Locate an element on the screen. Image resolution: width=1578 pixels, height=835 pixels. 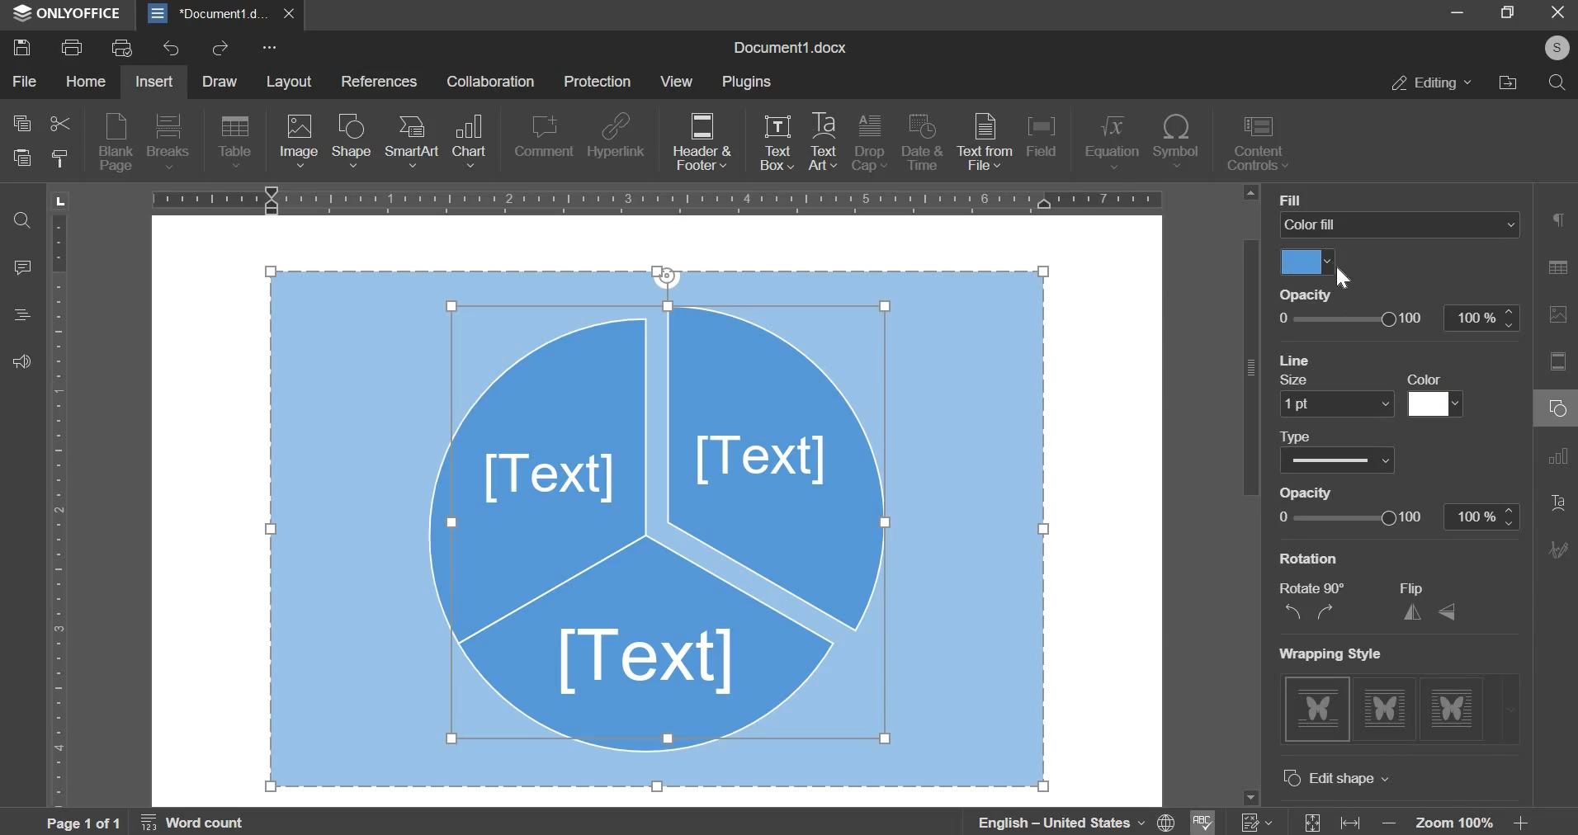
wrapping style is located at coordinates (1409, 710).